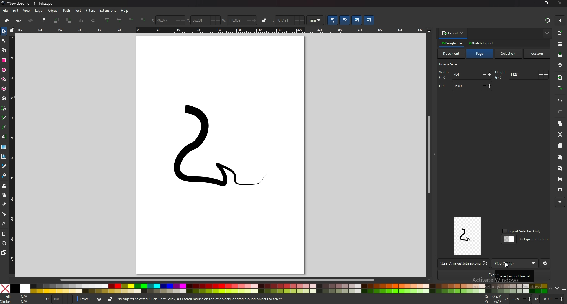 This screenshot has width=567, height=304. What do you see at coordinates (264, 20) in the screenshot?
I see `lock` at bounding box center [264, 20].